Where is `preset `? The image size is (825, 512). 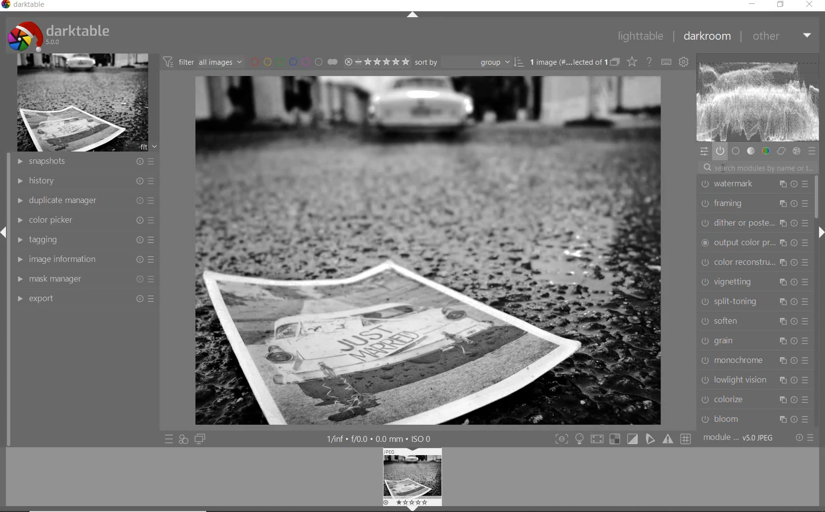 preset  is located at coordinates (812, 152).